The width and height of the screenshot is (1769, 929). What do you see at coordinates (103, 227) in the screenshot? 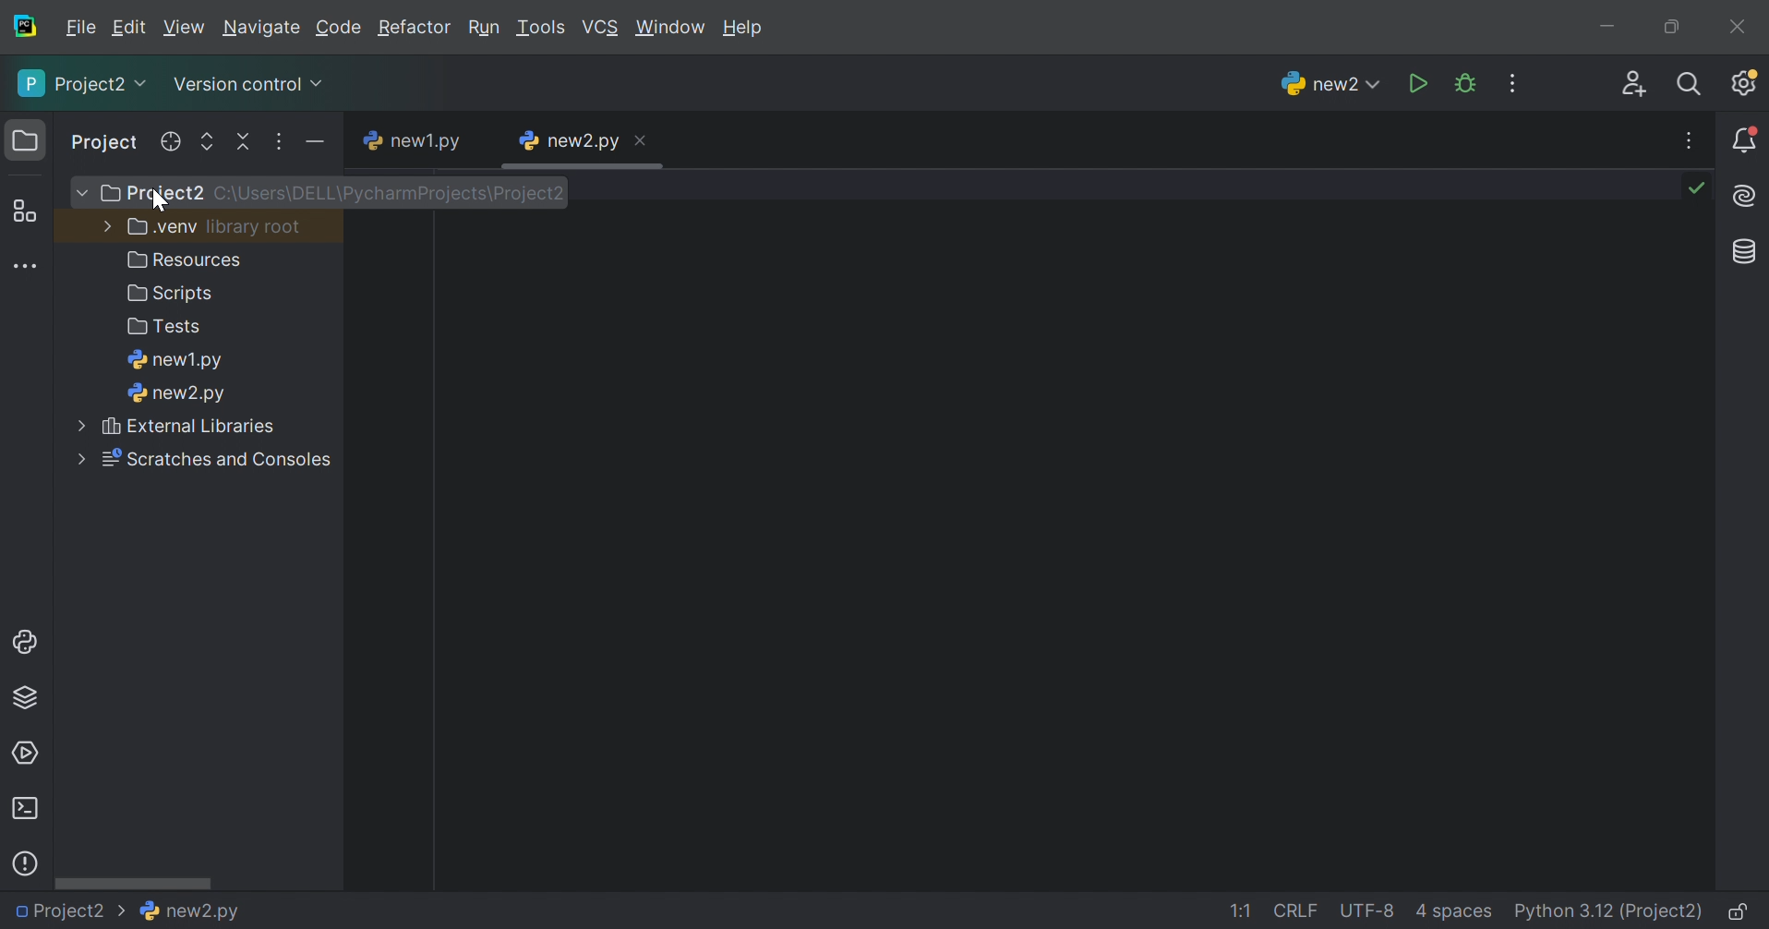
I see `More` at bounding box center [103, 227].